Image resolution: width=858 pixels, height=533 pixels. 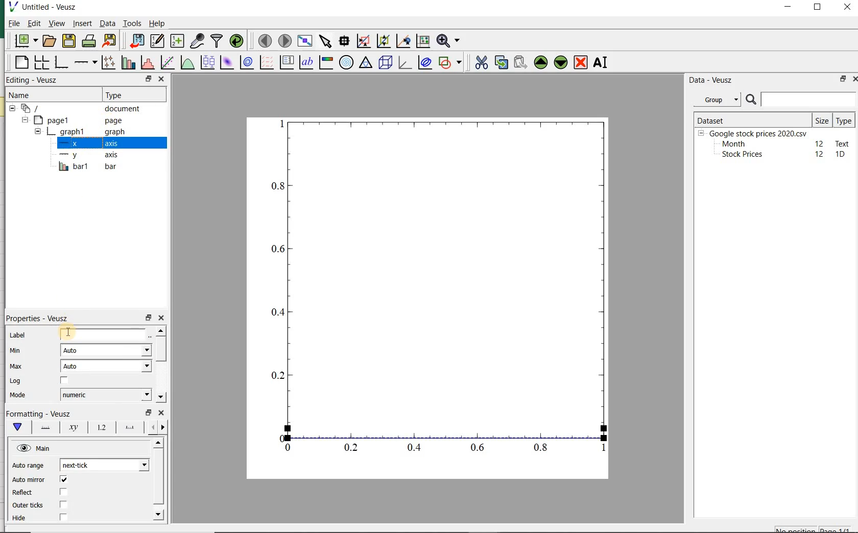 I want to click on SEARCH DATASET, so click(x=801, y=99).